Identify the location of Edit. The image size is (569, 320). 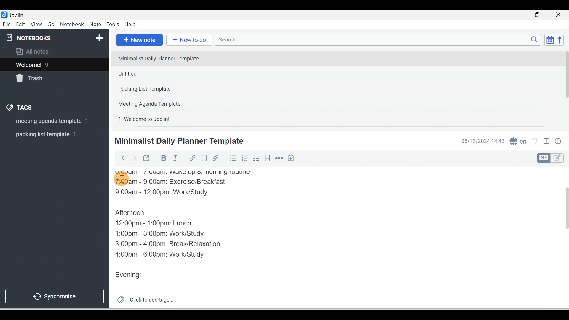
(21, 25).